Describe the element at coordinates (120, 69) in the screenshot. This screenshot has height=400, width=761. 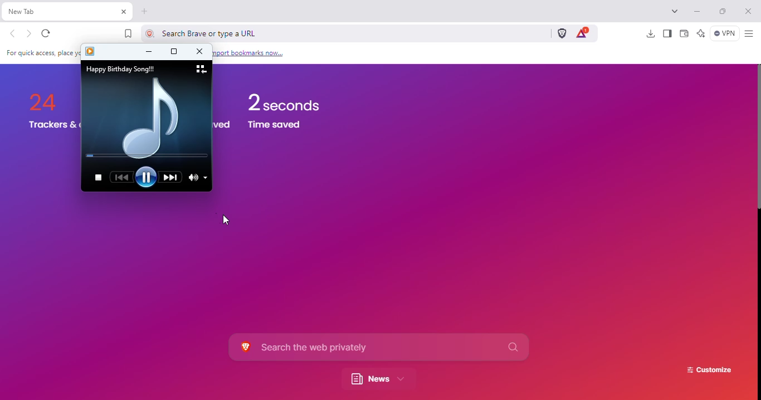
I see `Happy Birthday Song!!!` at that location.